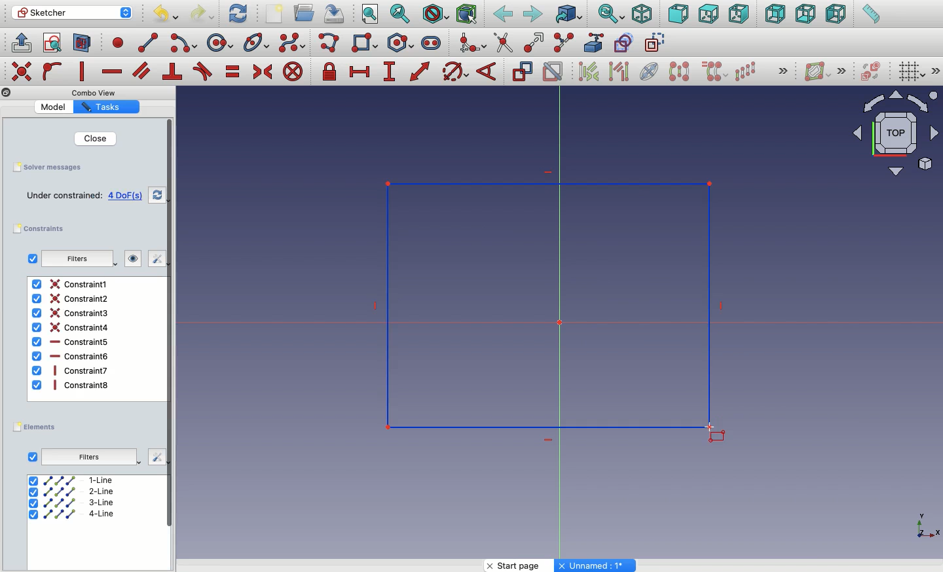 The height and width of the screenshot is (572, 943). Describe the element at coordinates (71, 342) in the screenshot. I see `Constraint5` at that location.